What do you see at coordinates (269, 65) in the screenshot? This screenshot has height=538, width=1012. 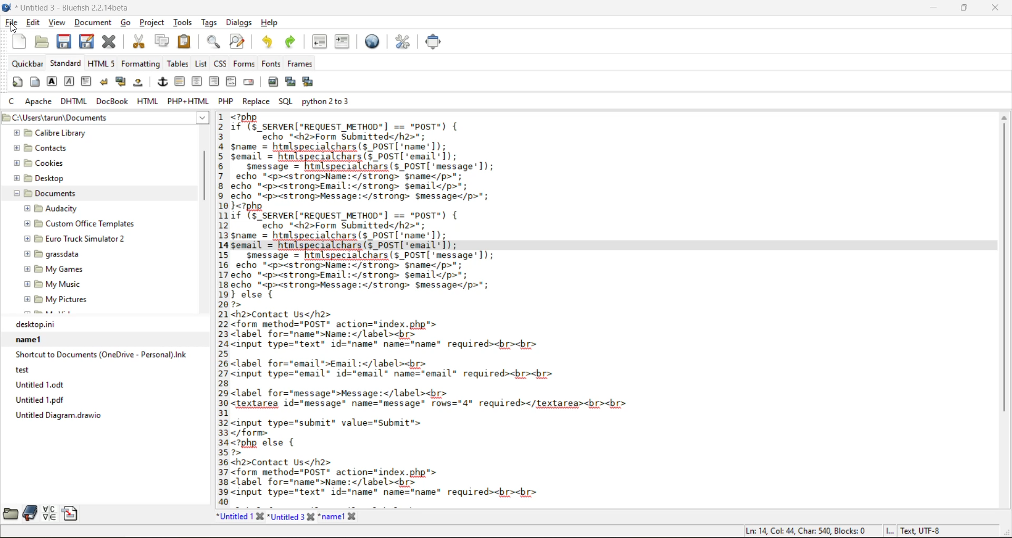 I see `fonts` at bounding box center [269, 65].